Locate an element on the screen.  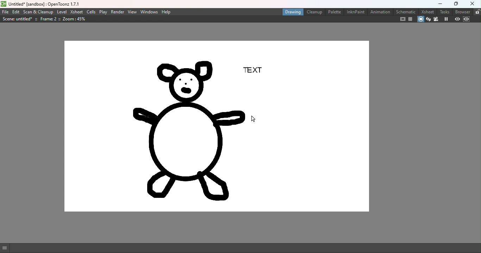
Cells is located at coordinates (90, 12).